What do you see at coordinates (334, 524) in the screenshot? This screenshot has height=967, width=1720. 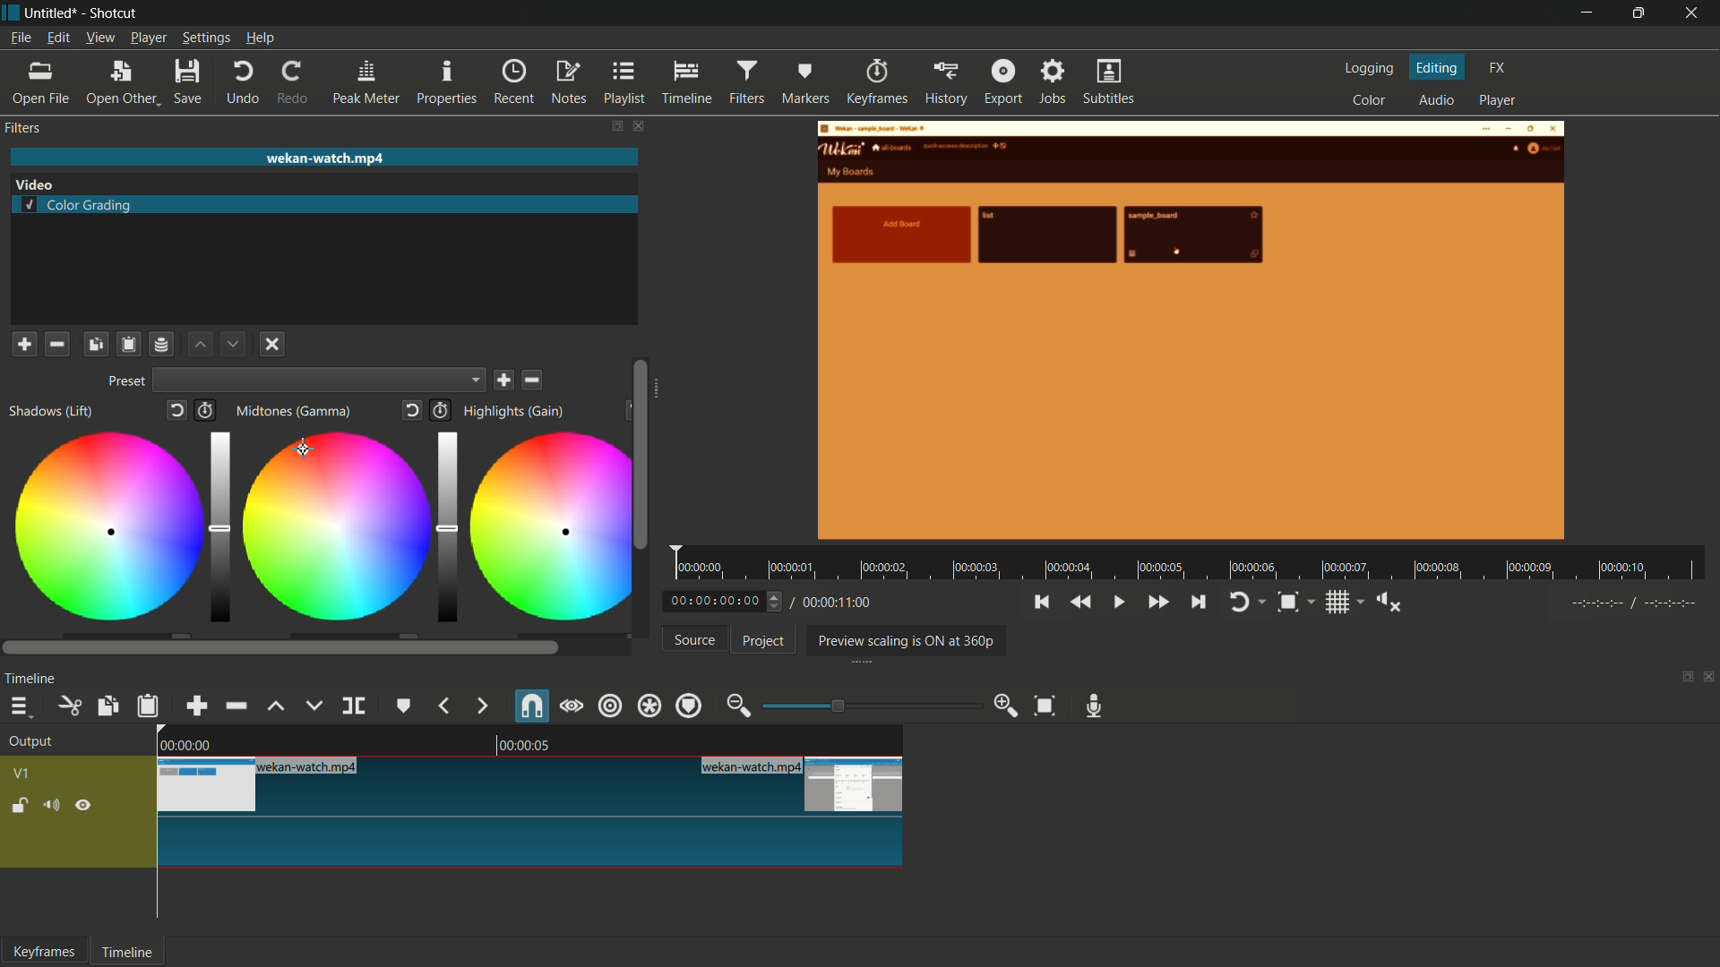 I see `color adjustment` at bounding box center [334, 524].